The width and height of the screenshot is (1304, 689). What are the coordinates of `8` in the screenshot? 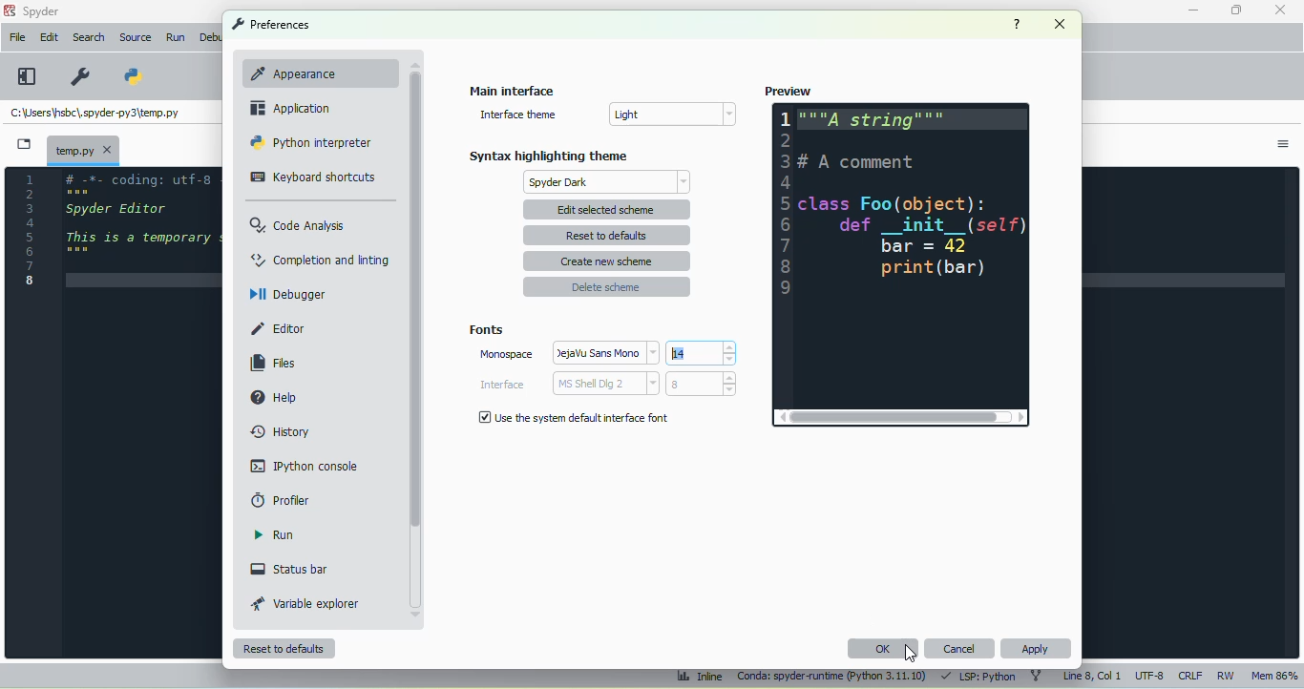 It's located at (701, 384).